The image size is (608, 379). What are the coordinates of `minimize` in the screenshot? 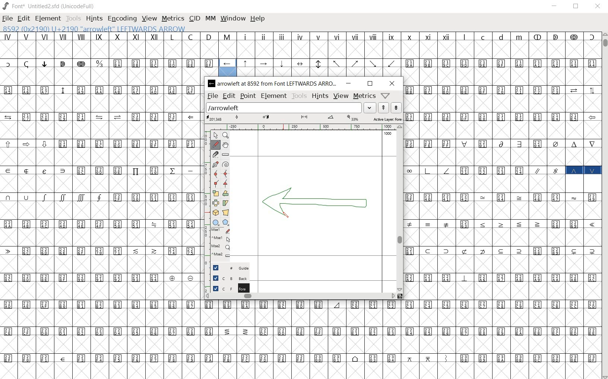 It's located at (349, 83).